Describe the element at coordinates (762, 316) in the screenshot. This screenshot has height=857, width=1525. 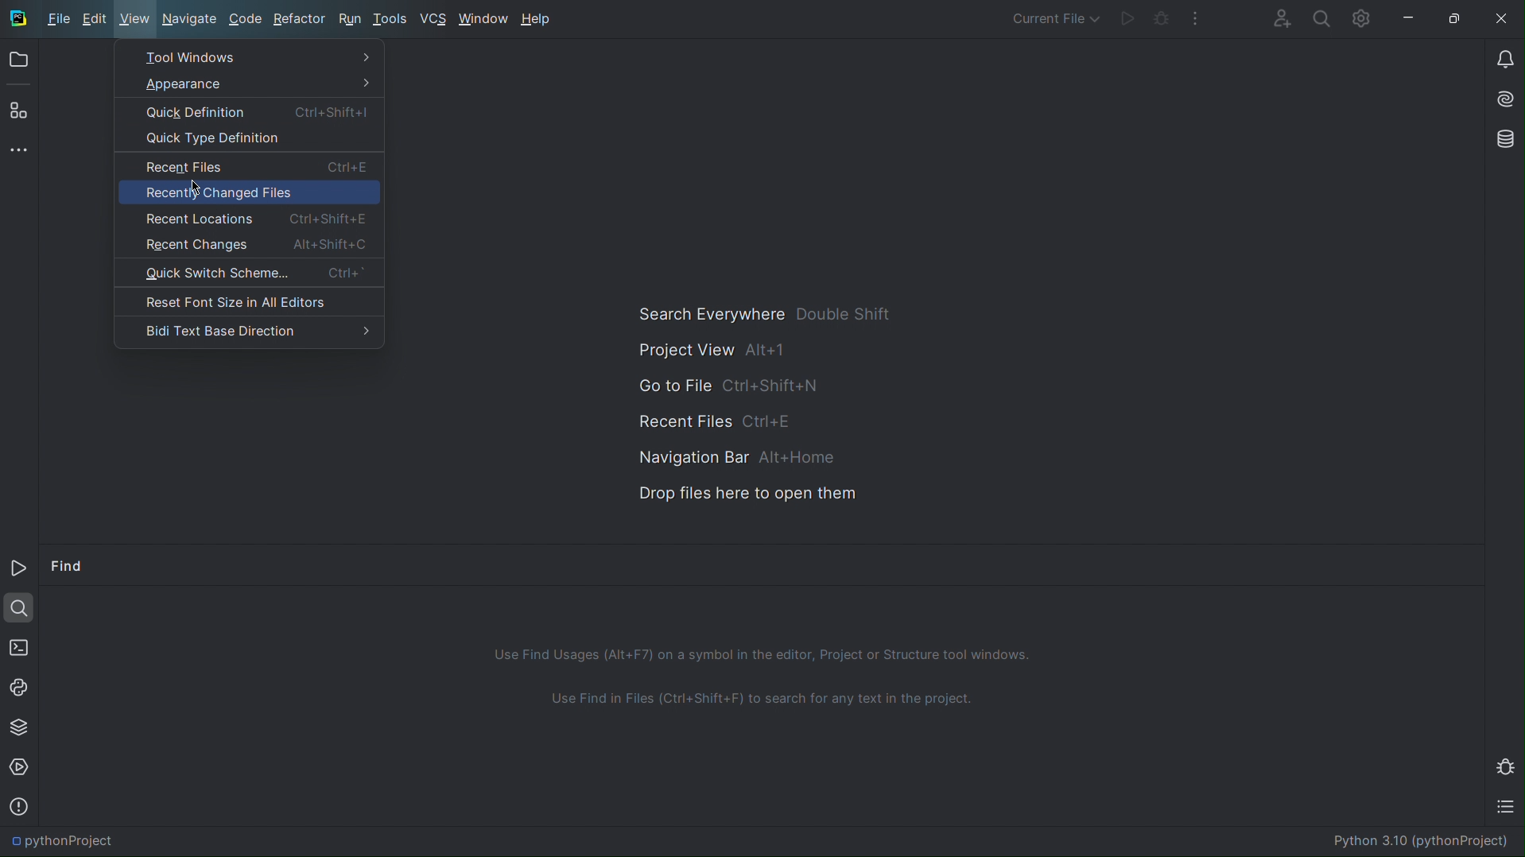
I see `Search Everywhere` at that location.